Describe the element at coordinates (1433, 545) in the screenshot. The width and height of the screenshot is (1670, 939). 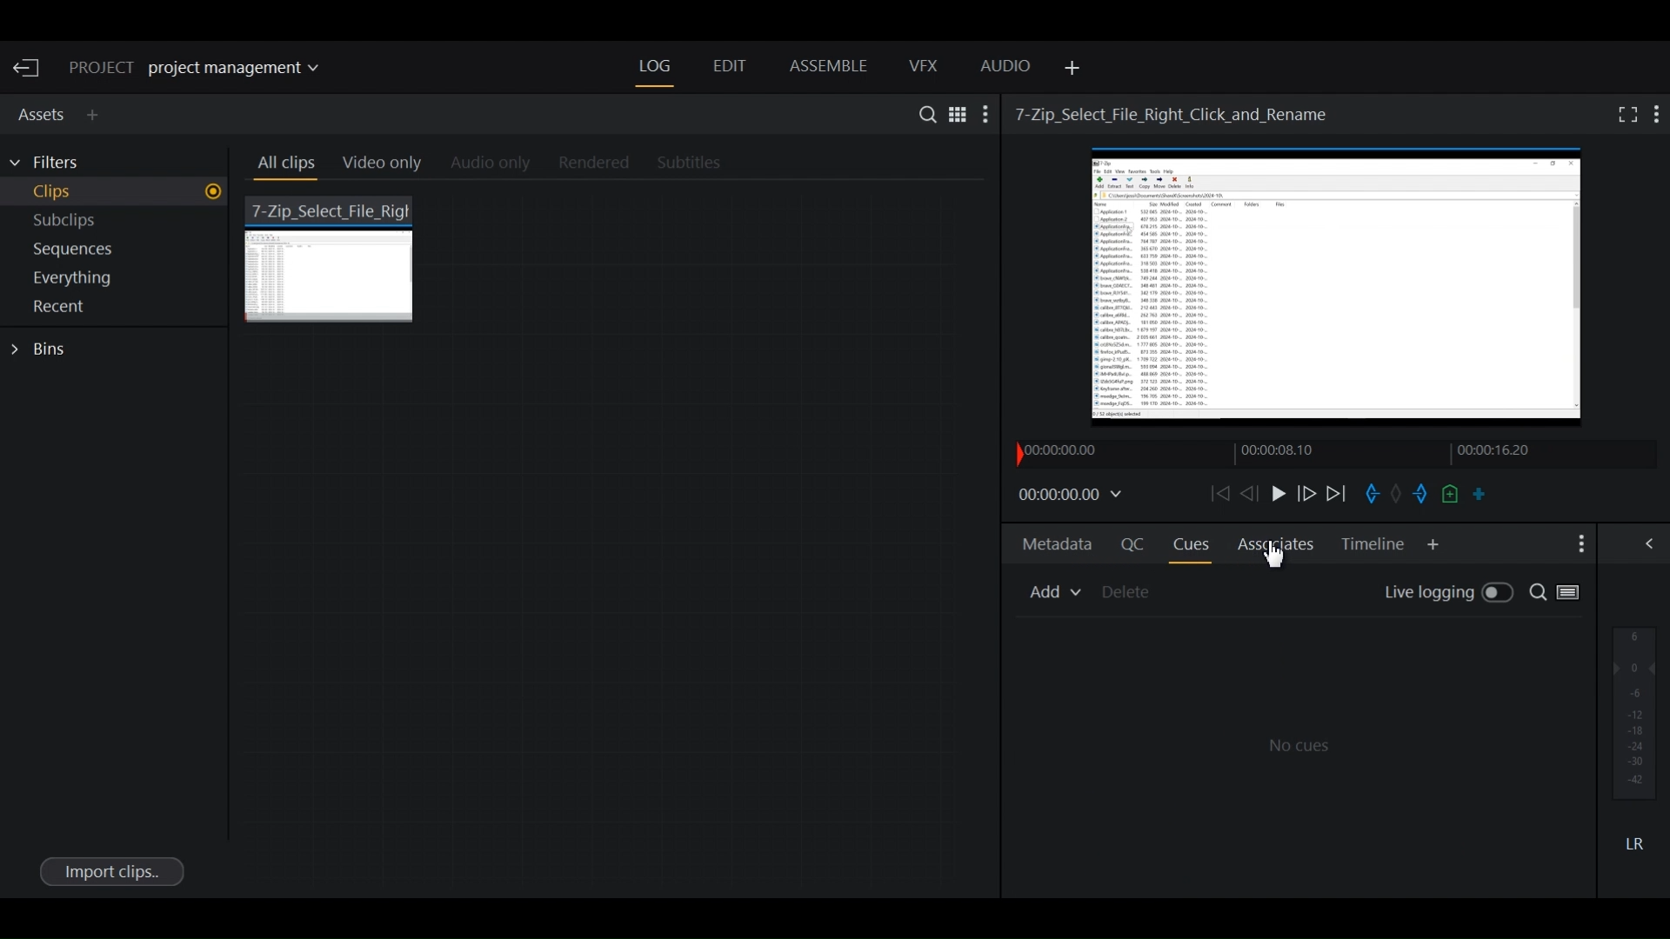
I see `Add Panel` at that location.